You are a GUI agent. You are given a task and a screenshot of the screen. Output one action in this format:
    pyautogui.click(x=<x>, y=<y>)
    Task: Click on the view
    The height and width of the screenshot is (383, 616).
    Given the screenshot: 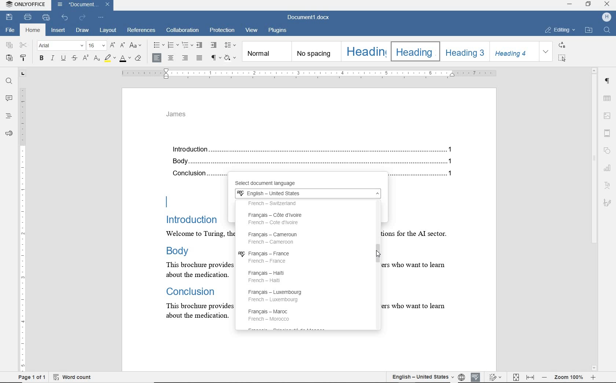 What is the action you would take?
    pyautogui.click(x=253, y=31)
    